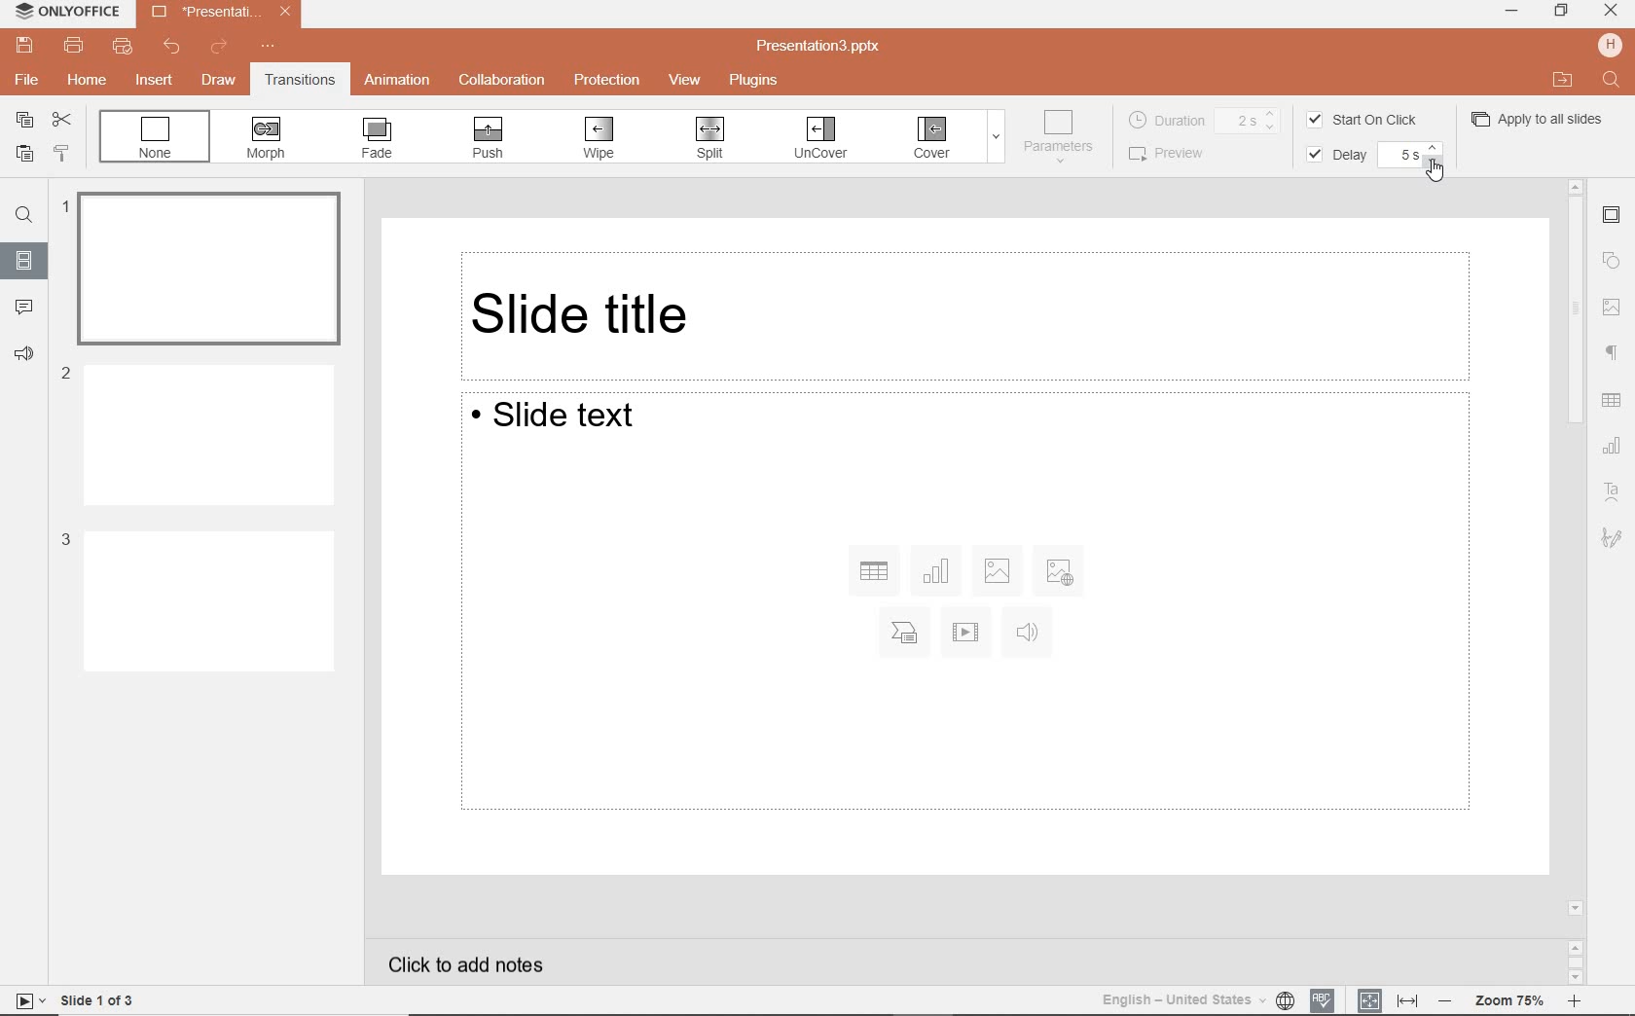  Describe the element at coordinates (1615, 353) in the screenshot. I see `paragraph settings` at that location.